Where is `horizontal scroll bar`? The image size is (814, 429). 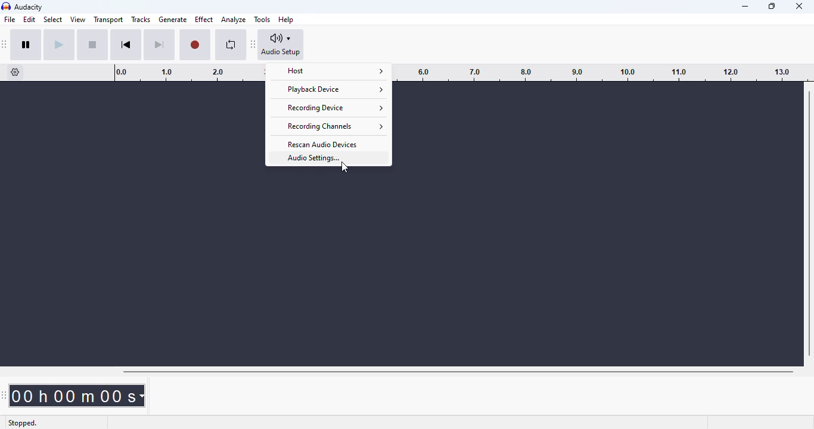 horizontal scroll bar is located at coordinates (458, 372).